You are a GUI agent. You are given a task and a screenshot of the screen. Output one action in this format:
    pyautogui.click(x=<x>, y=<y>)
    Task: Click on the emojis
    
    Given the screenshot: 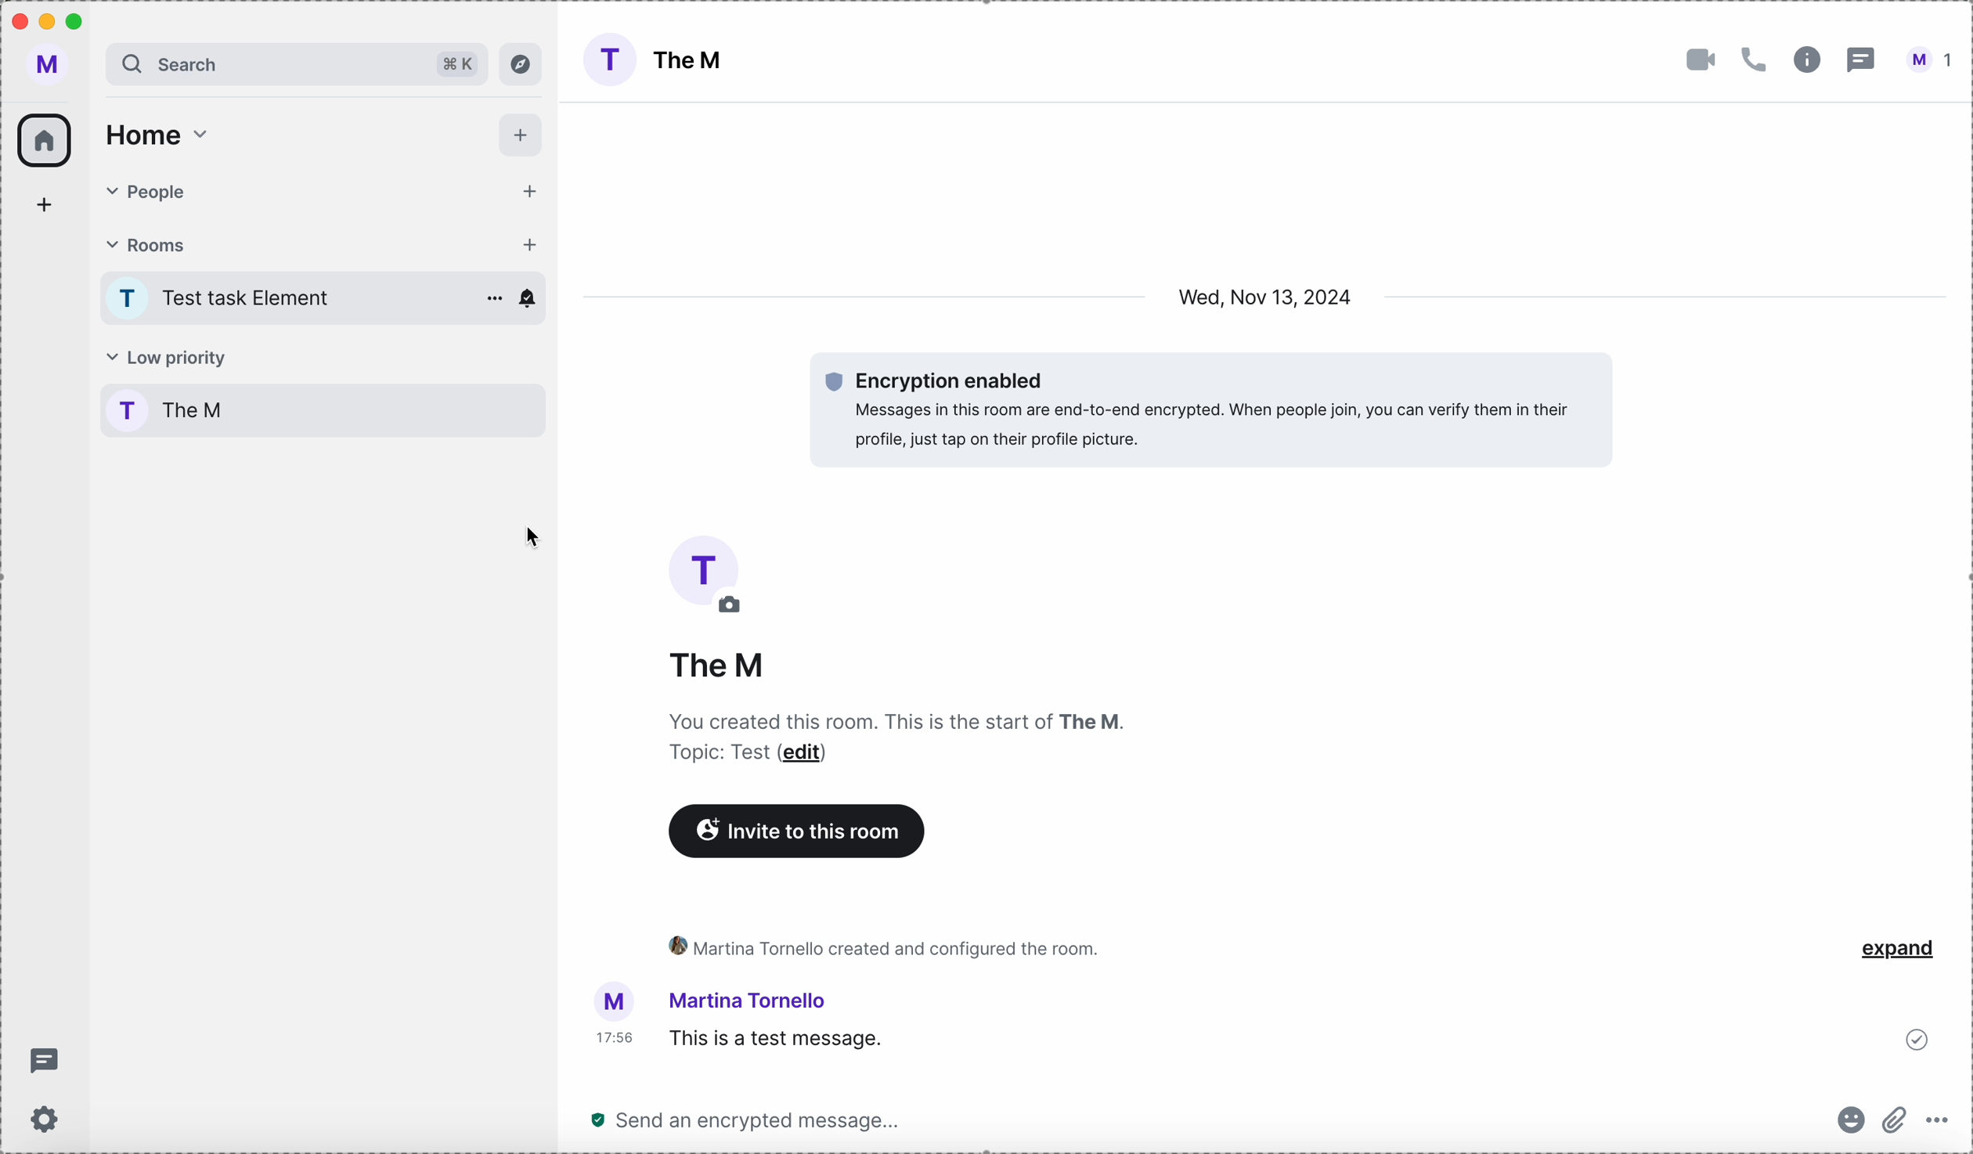 What is the action you would take?
    pyautogui.click(x=1852, y=1118)
    